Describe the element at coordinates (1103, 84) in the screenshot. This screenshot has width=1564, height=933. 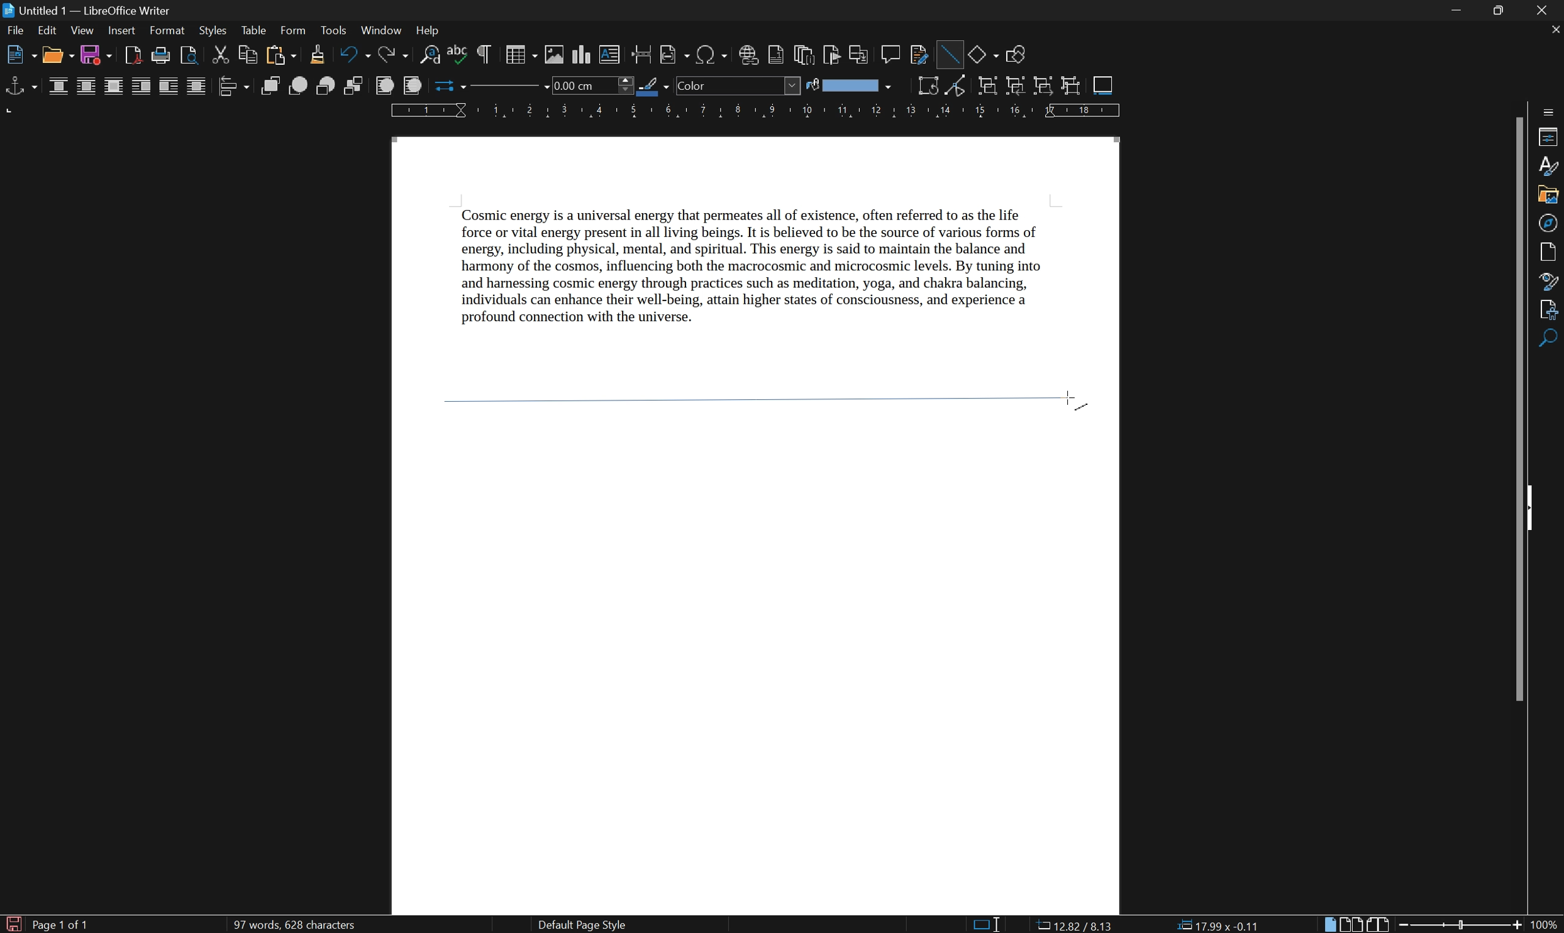
I see `insert caption` at that location.